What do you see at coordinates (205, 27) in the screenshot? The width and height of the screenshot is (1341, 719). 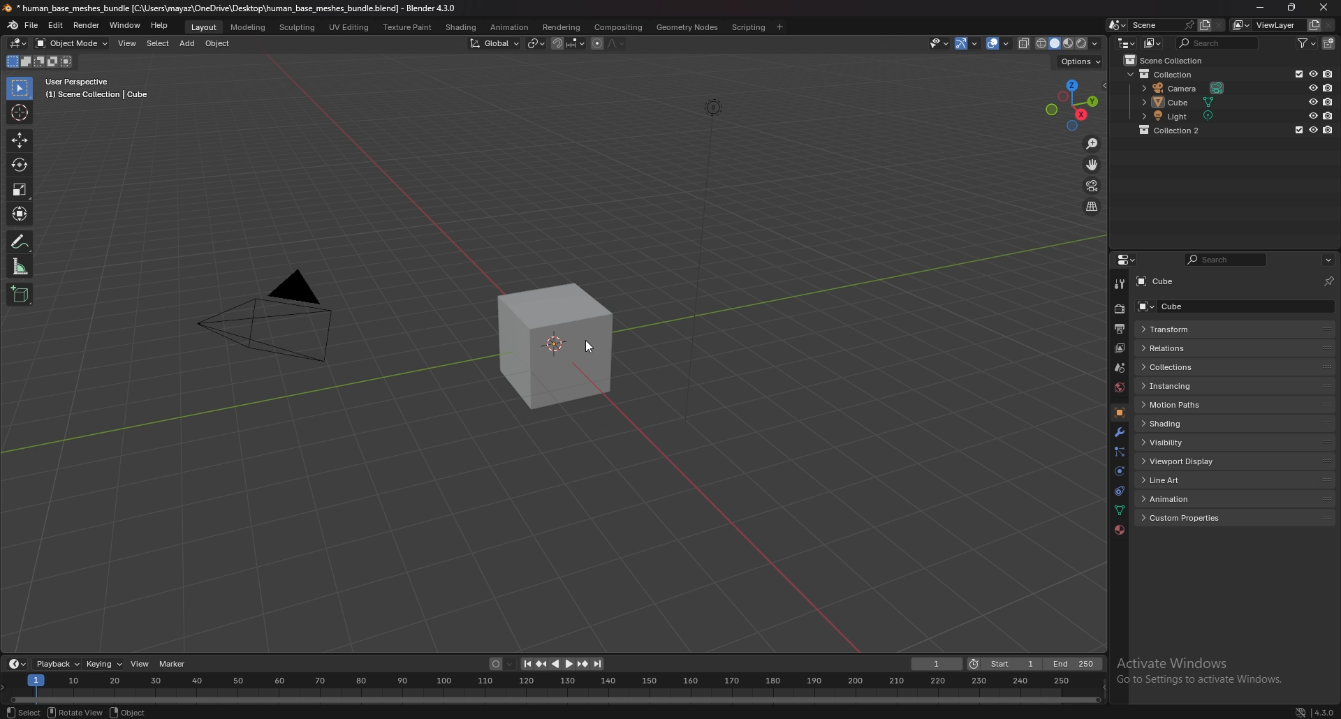 I see `layout` at bounding box center [205, 27].